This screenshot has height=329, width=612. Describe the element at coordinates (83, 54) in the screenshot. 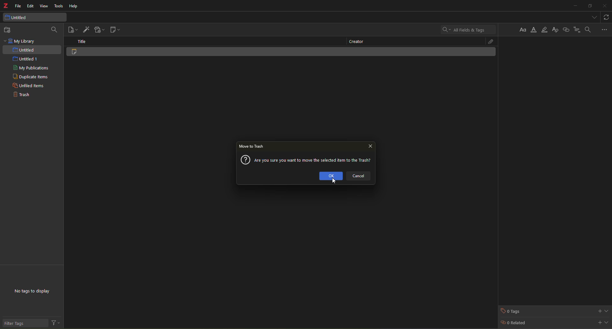

I see `item` at that location.